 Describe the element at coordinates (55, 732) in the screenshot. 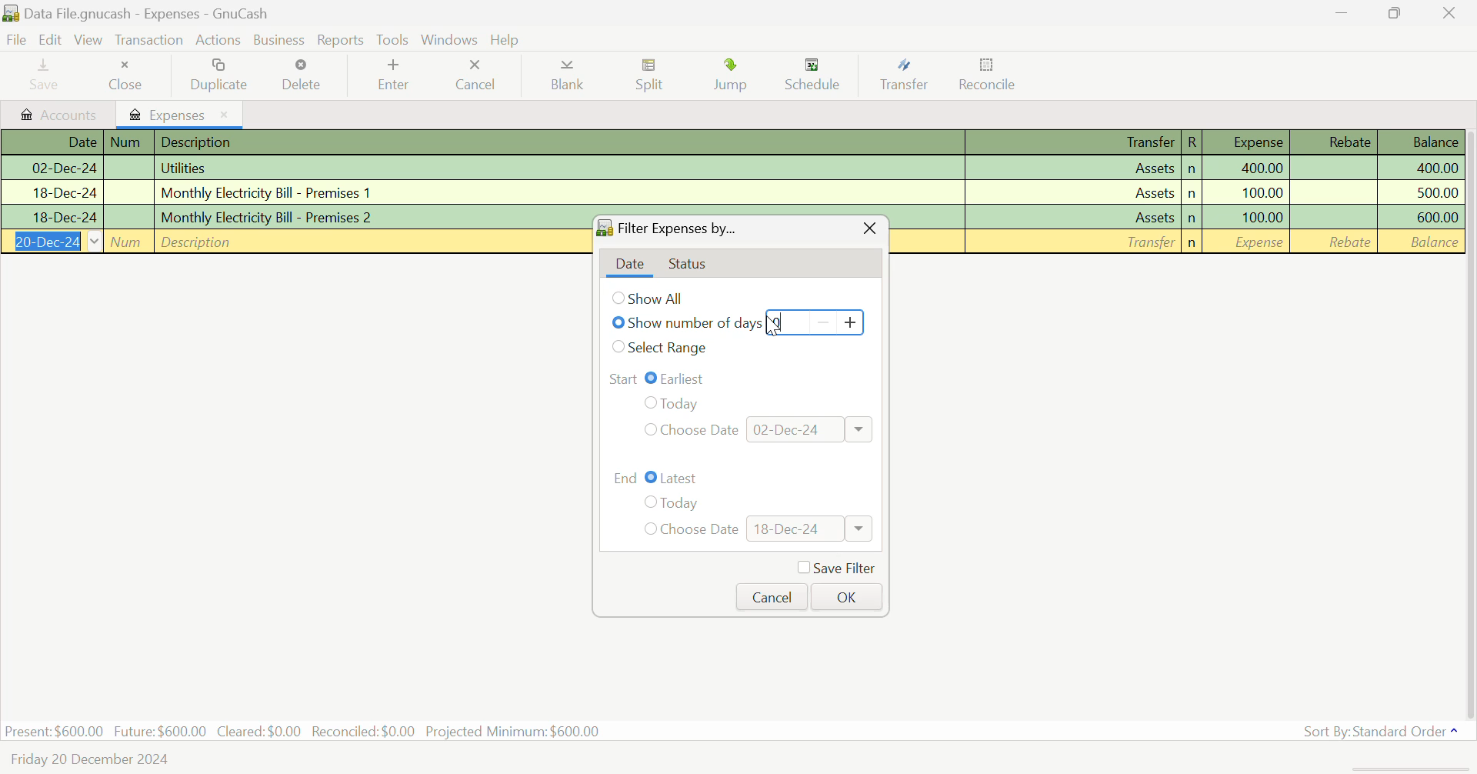

I see `Present` at that location.